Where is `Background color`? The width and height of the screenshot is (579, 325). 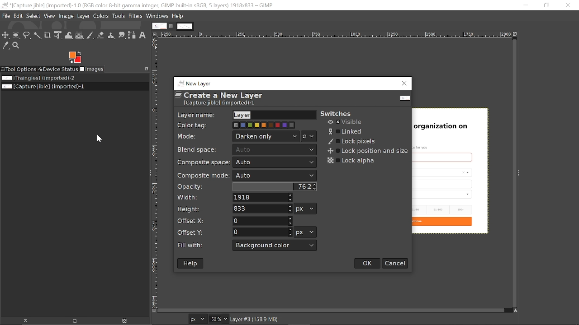 Background color is located at coordinates (275, 246).